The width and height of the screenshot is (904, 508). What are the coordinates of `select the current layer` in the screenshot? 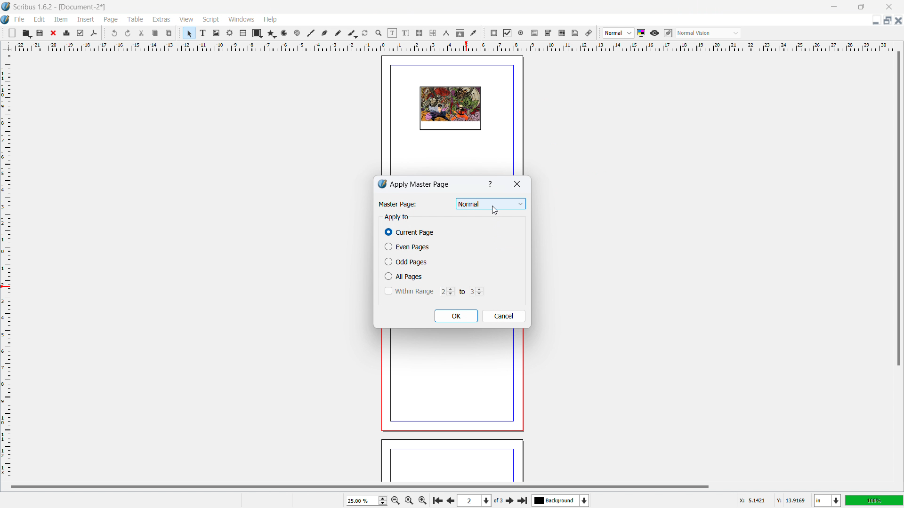 It's located at (561, 500).